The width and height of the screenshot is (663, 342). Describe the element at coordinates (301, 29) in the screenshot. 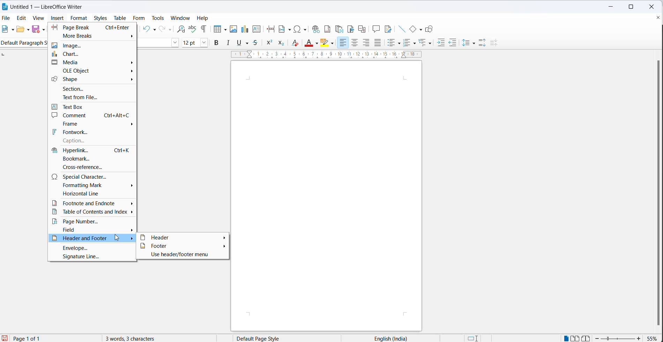

I see `insert special characters` at that location.